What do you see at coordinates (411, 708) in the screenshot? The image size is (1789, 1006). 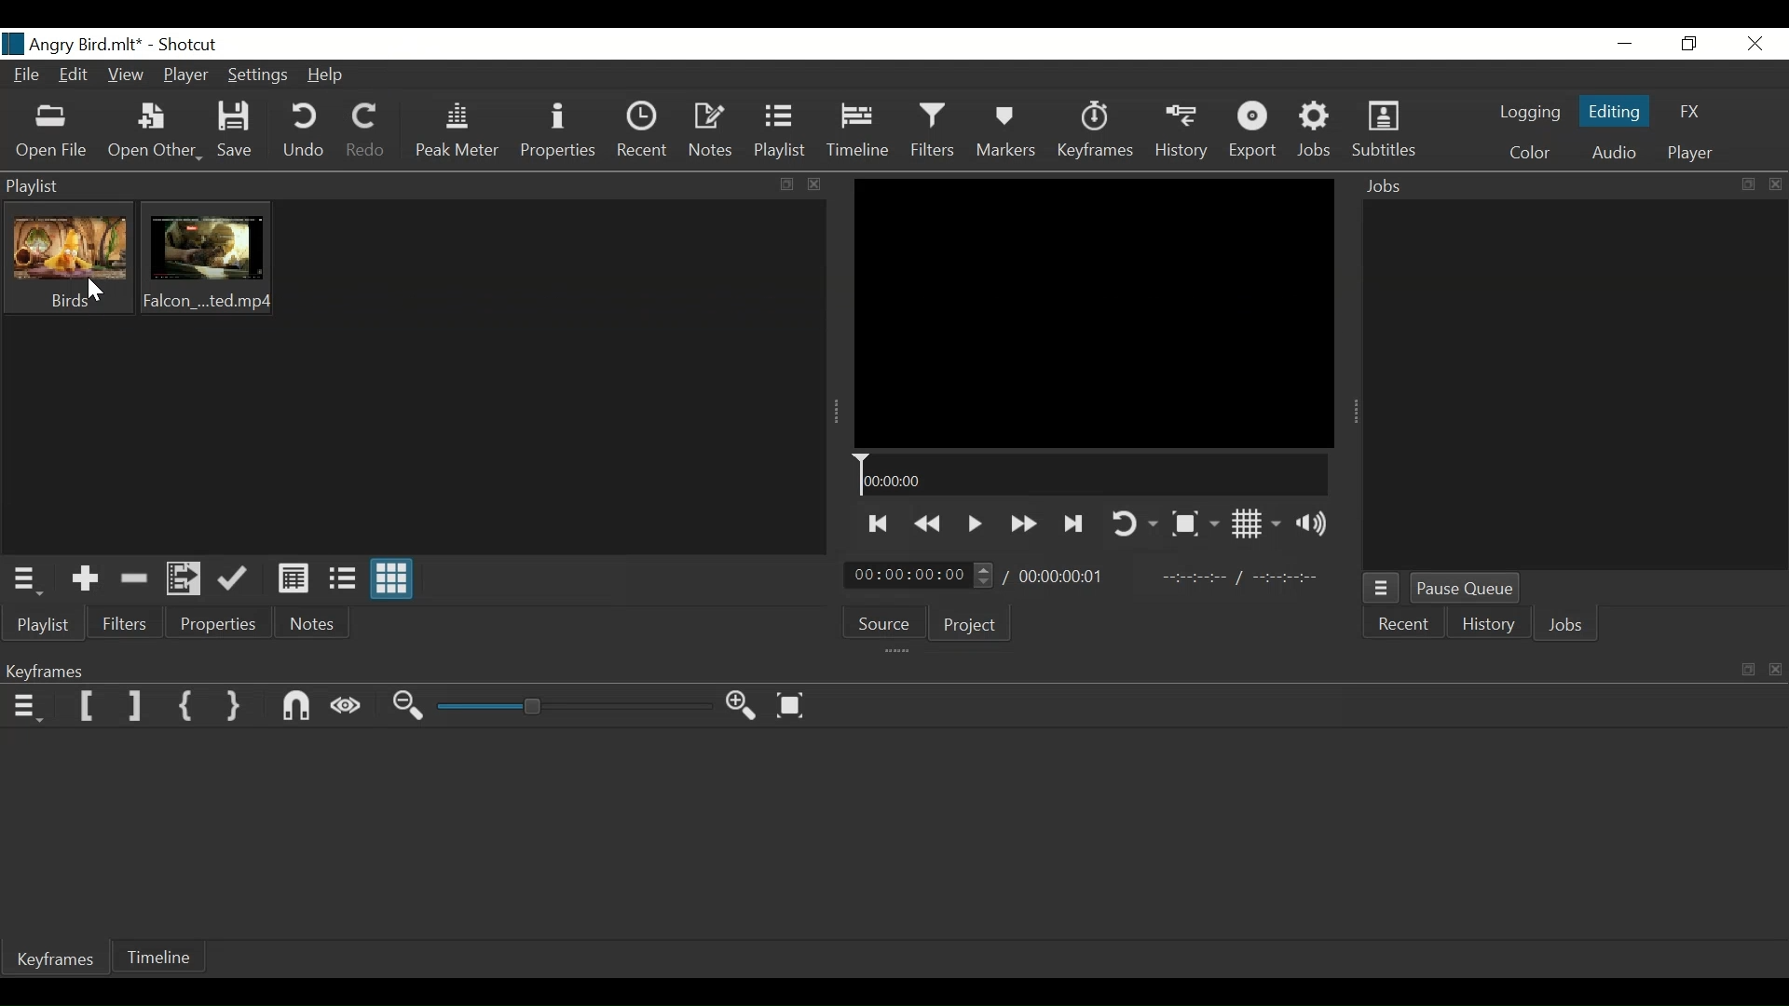 I see `Zoom Keyframe out` at bounding box center [411, 708].